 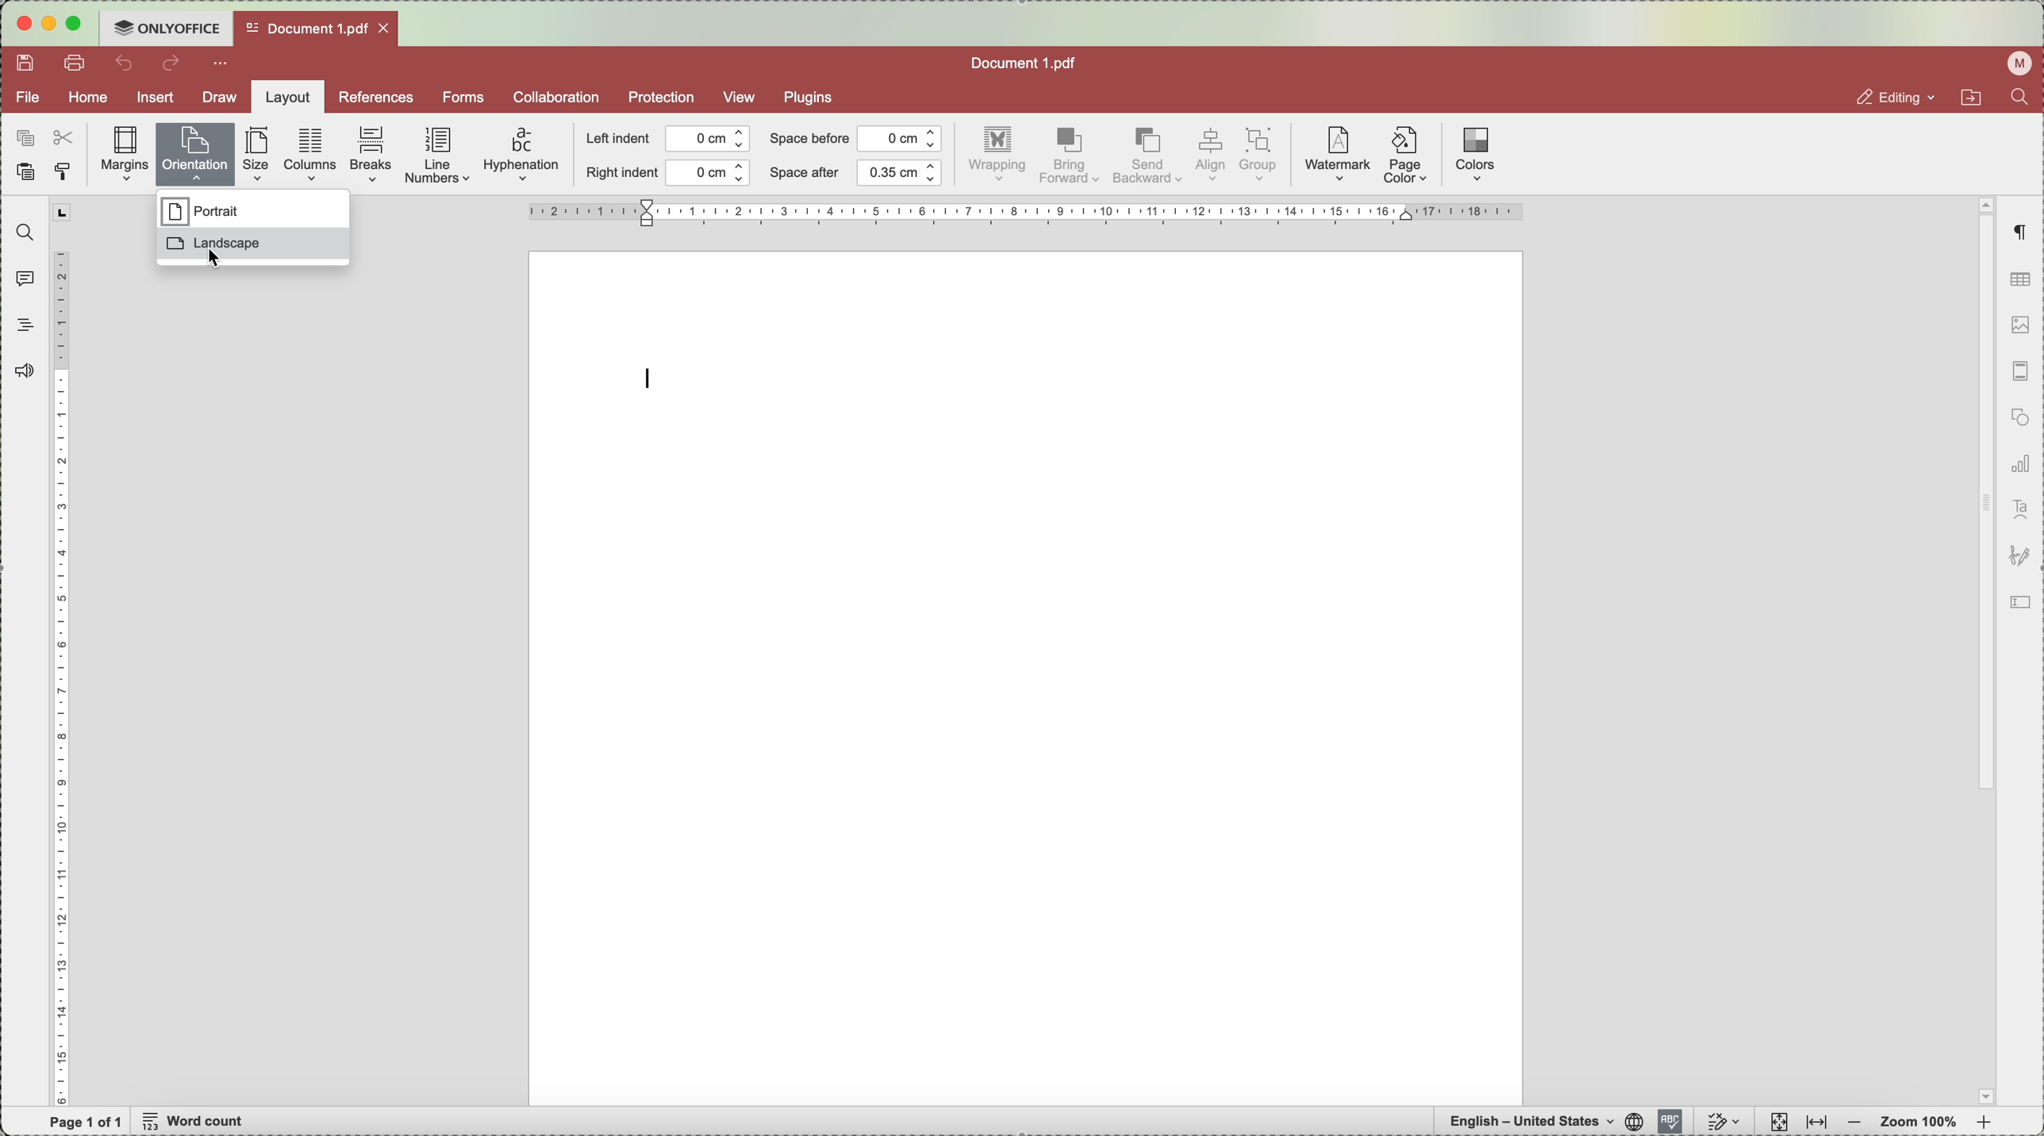 What do you see at coordinates (1024, 212) in the screenshot?
I see `ruler` at bounding box center [1024, 212].